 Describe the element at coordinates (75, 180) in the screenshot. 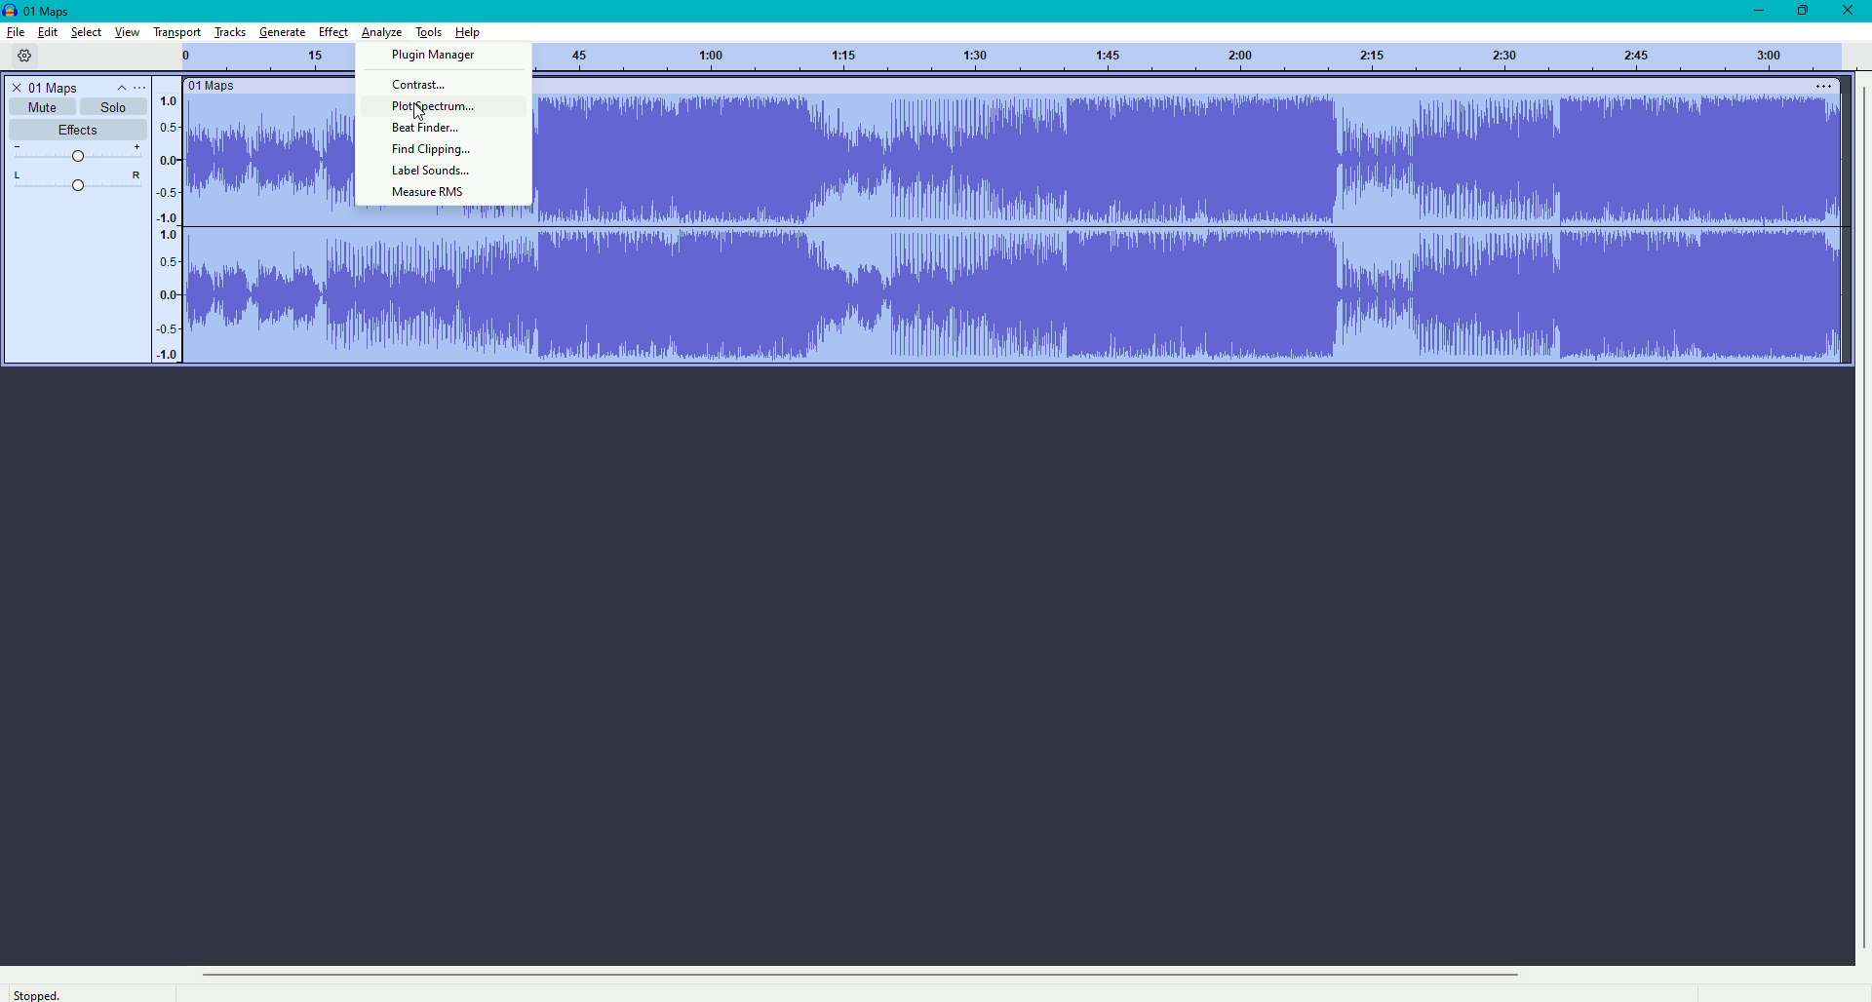

I see `L-R Slider` at that location.